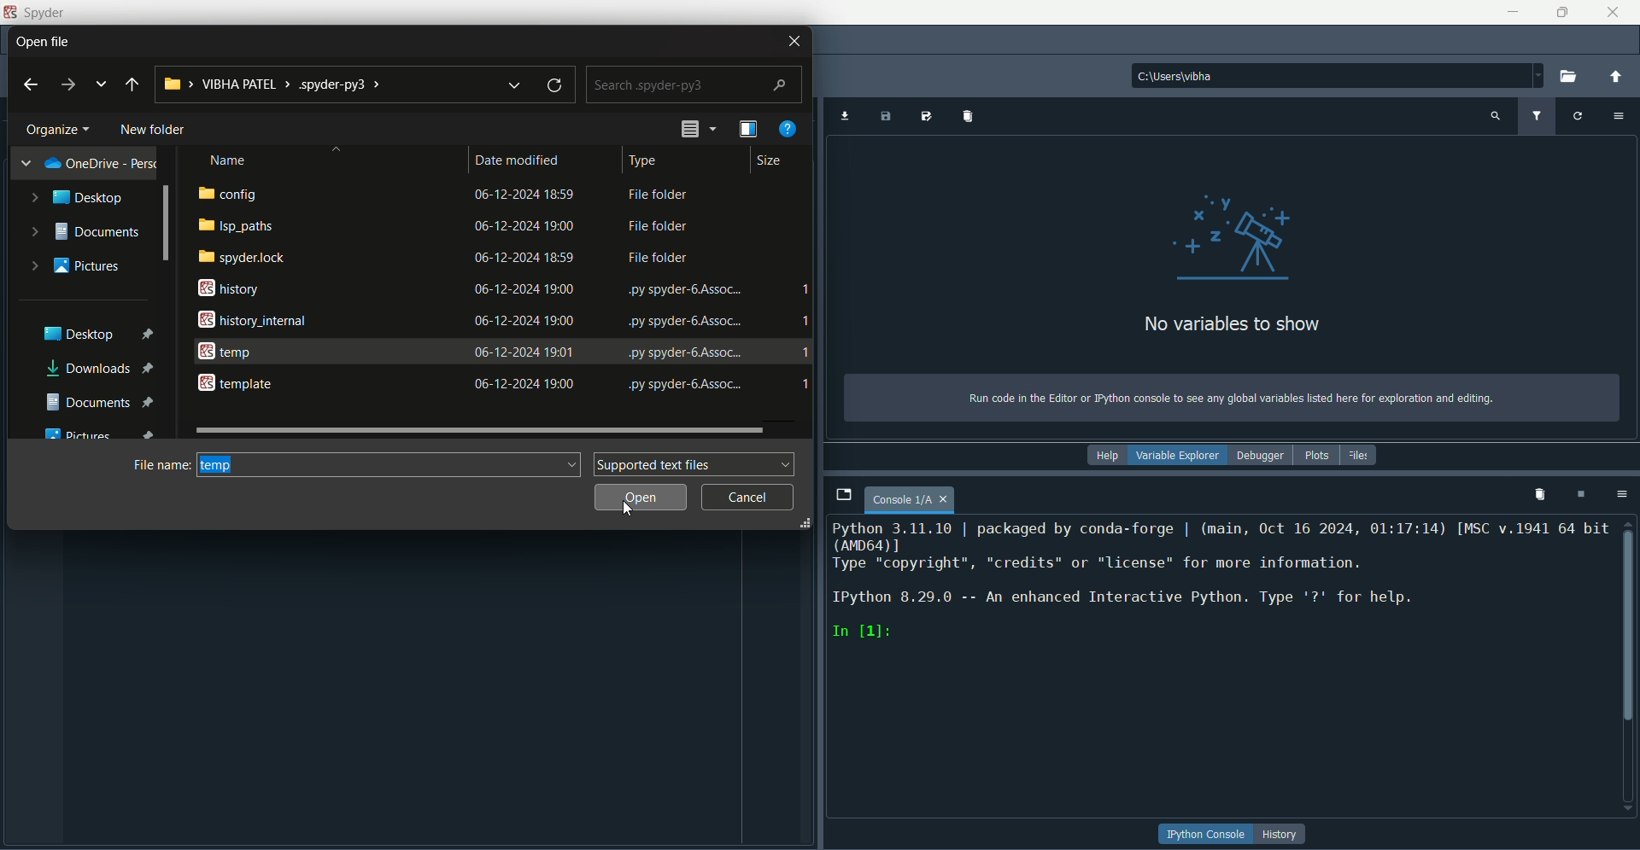 Image resolution: width=1640 pixels, height=850 pixels. Describe the element at coordinates (1229, 399) in the screenshot. I see `text` at that location.